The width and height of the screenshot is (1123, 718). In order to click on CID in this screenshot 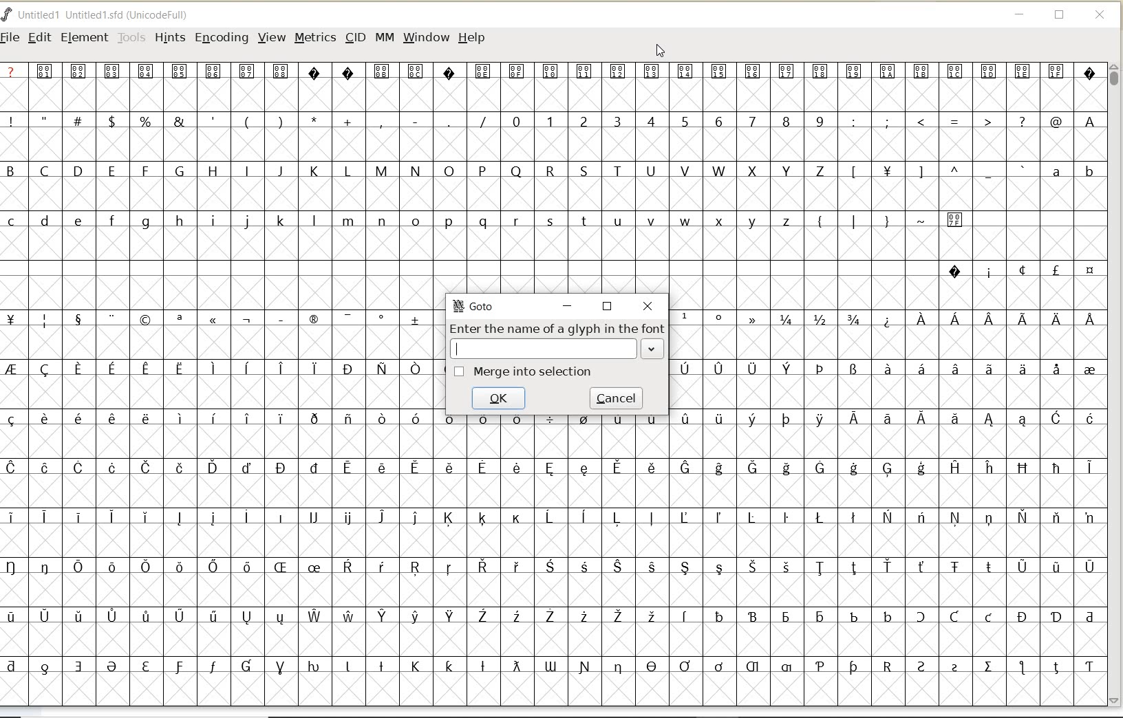, I will do `click(355, 39)`.